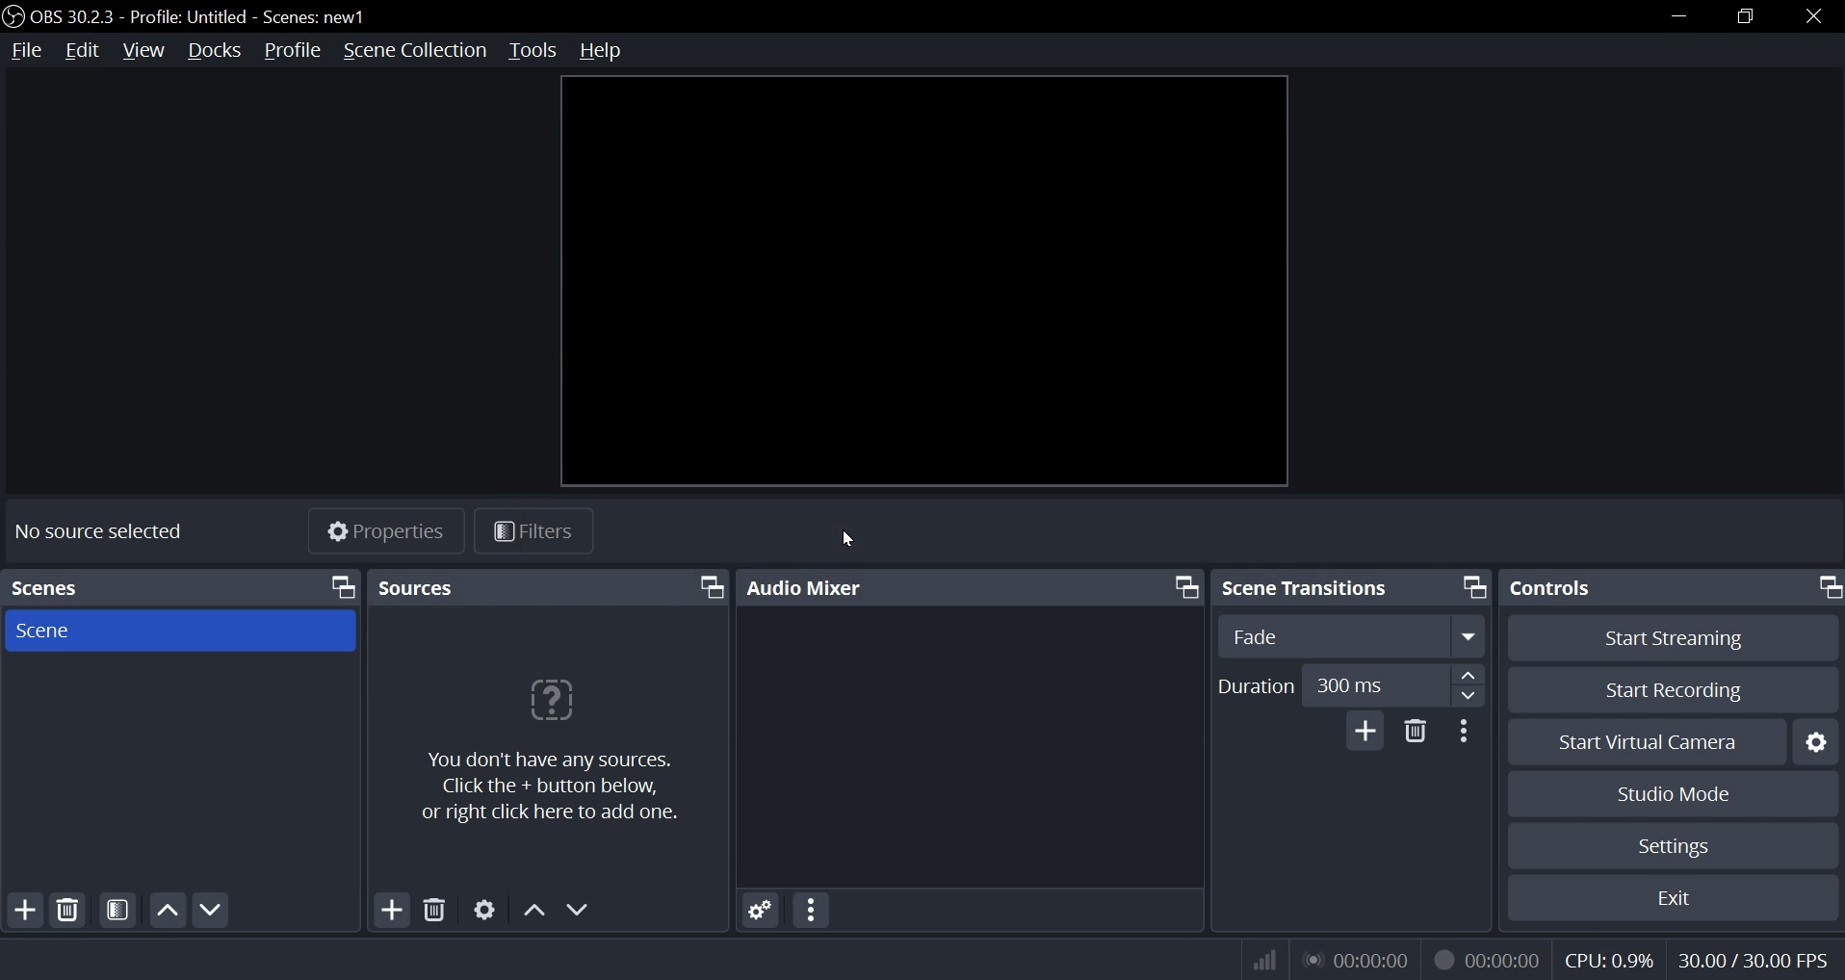 This screenshot has width=1845, height=980. I want to click on audio streamed, so click(1355, 959).